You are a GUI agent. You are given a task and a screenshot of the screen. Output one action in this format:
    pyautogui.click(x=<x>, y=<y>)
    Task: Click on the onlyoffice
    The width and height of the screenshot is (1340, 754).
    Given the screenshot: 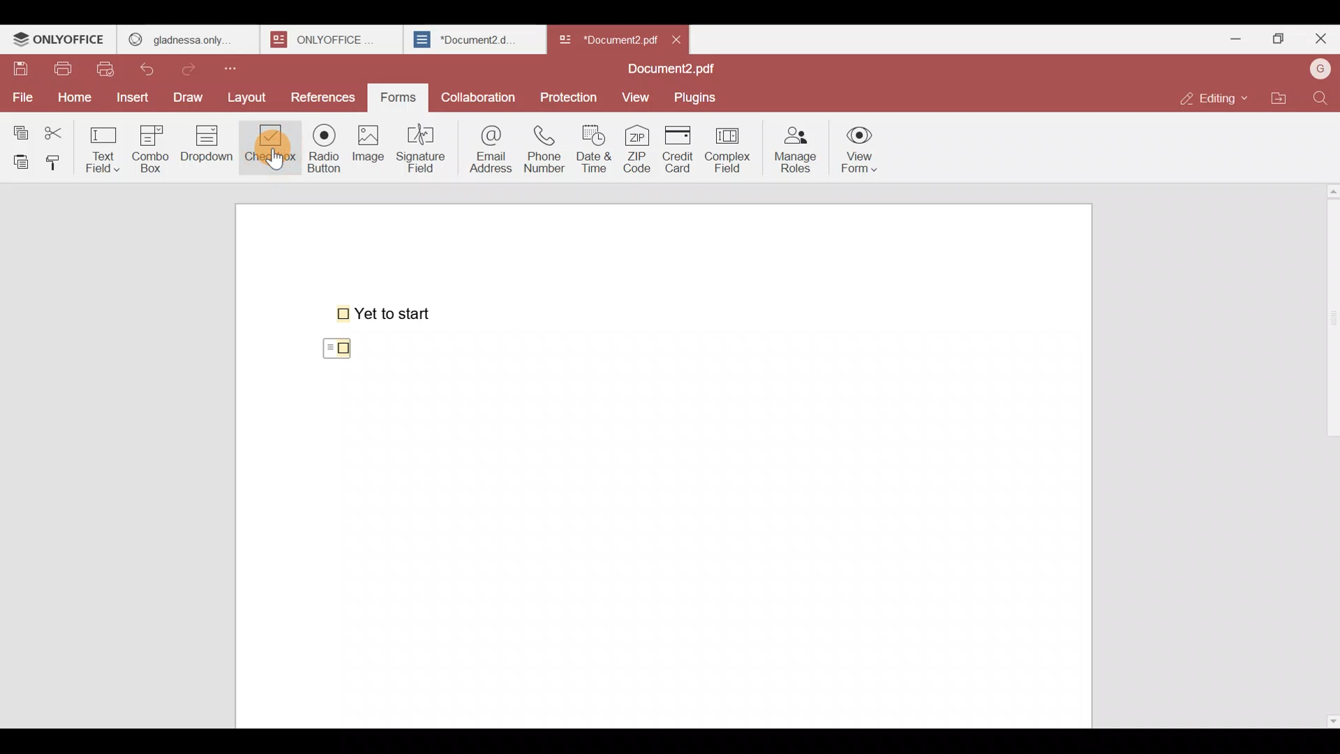 What is the action you would take?
    pyautogui.click(x=327, y=39)
    